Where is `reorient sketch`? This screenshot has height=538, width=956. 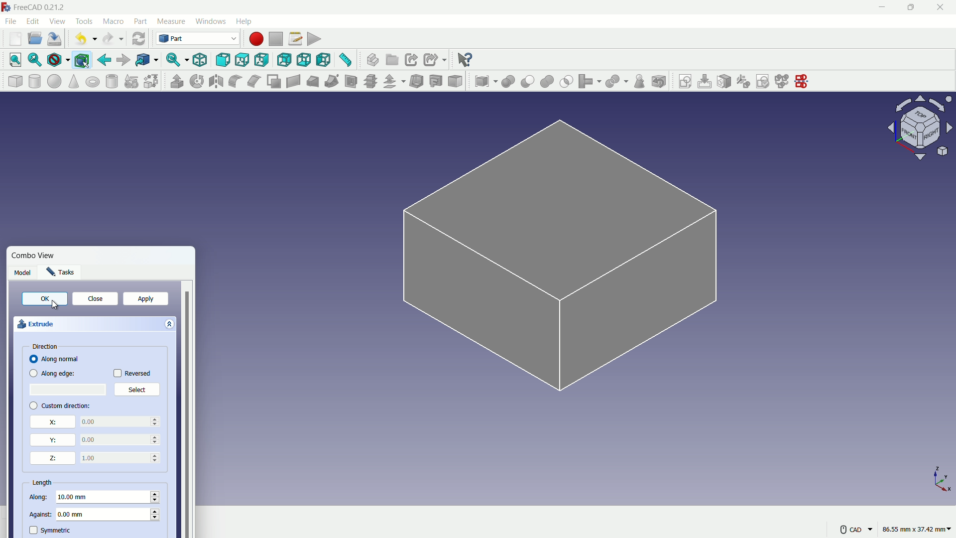 reorient sketch is located at coordinates (743, 81).